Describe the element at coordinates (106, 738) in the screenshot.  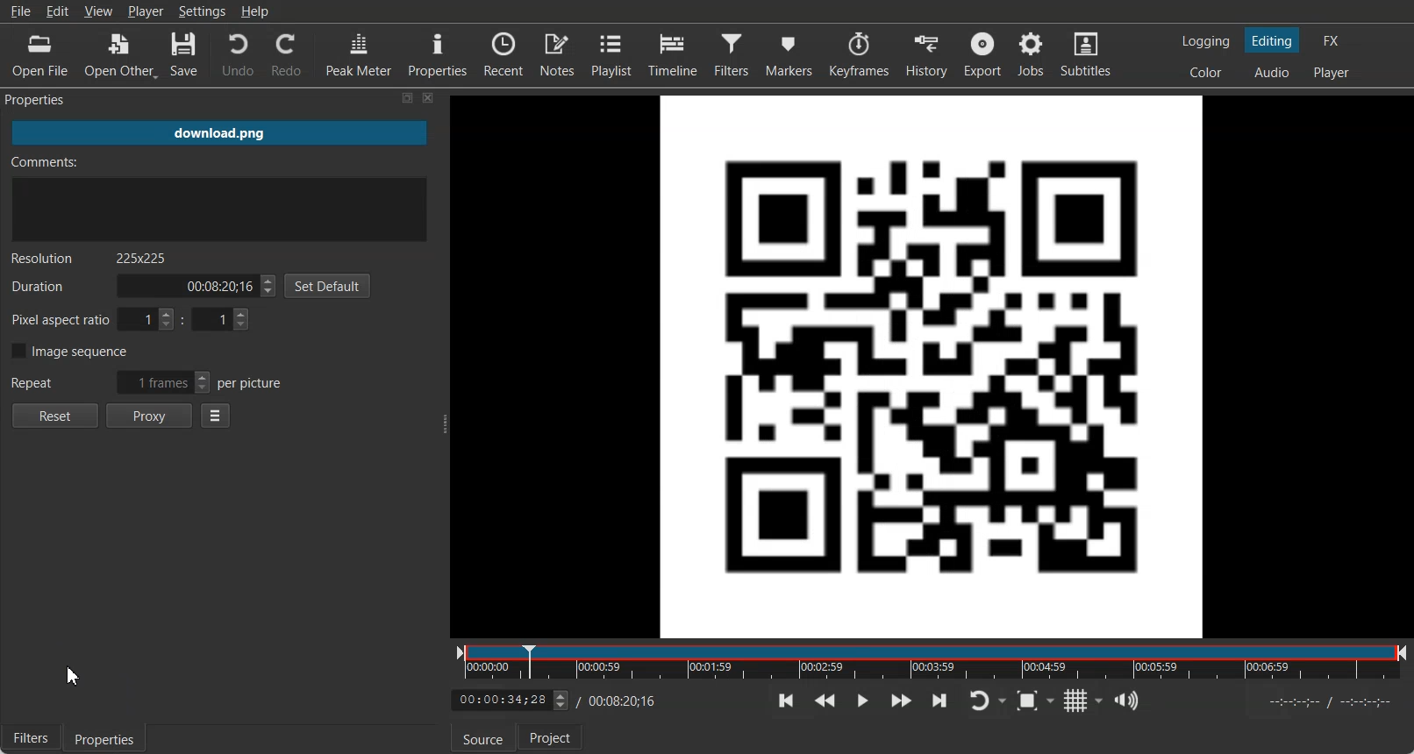
I see `Properties` at that location.